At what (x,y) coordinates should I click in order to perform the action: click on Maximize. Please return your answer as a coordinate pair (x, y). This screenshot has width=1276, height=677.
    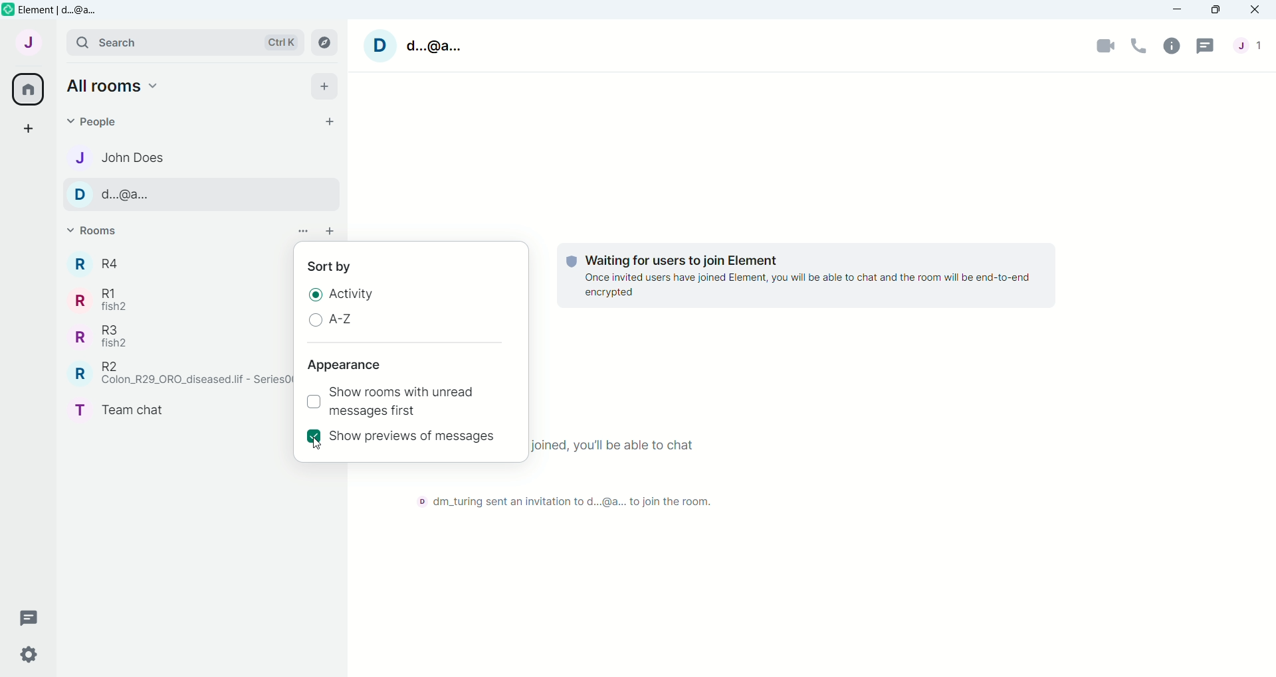
    Looking at the image, I should click on (1216, 10).